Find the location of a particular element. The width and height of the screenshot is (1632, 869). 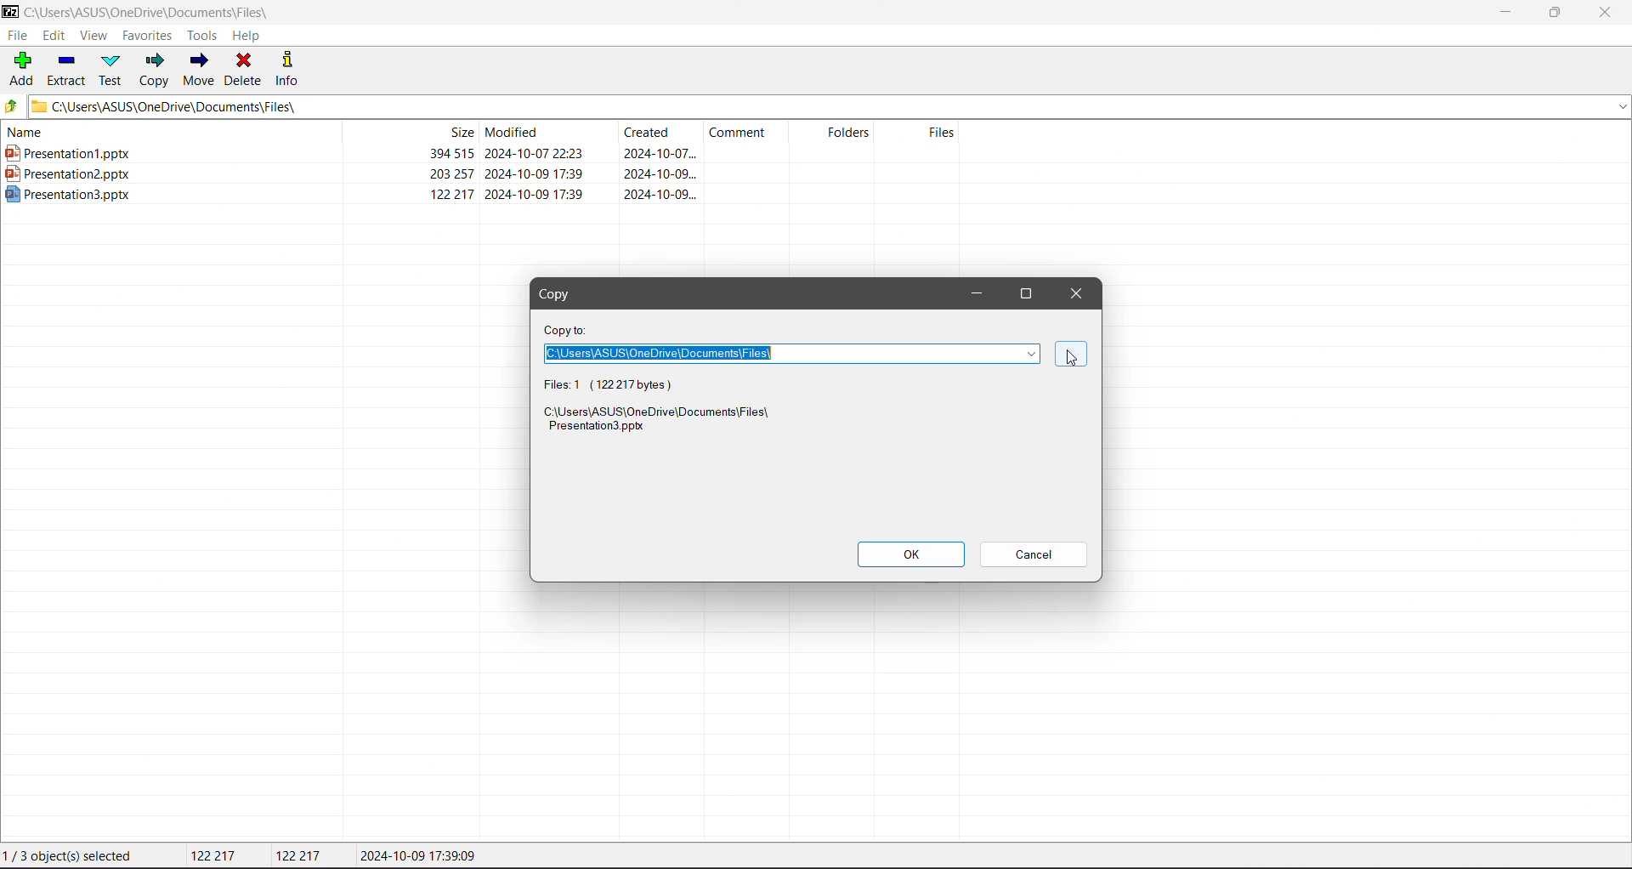

Modified Date is located at coordinates (549, 132).